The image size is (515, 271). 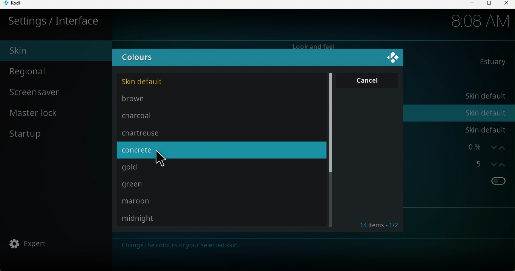 I want to click on Look and feel, so click(x=307, y=45).